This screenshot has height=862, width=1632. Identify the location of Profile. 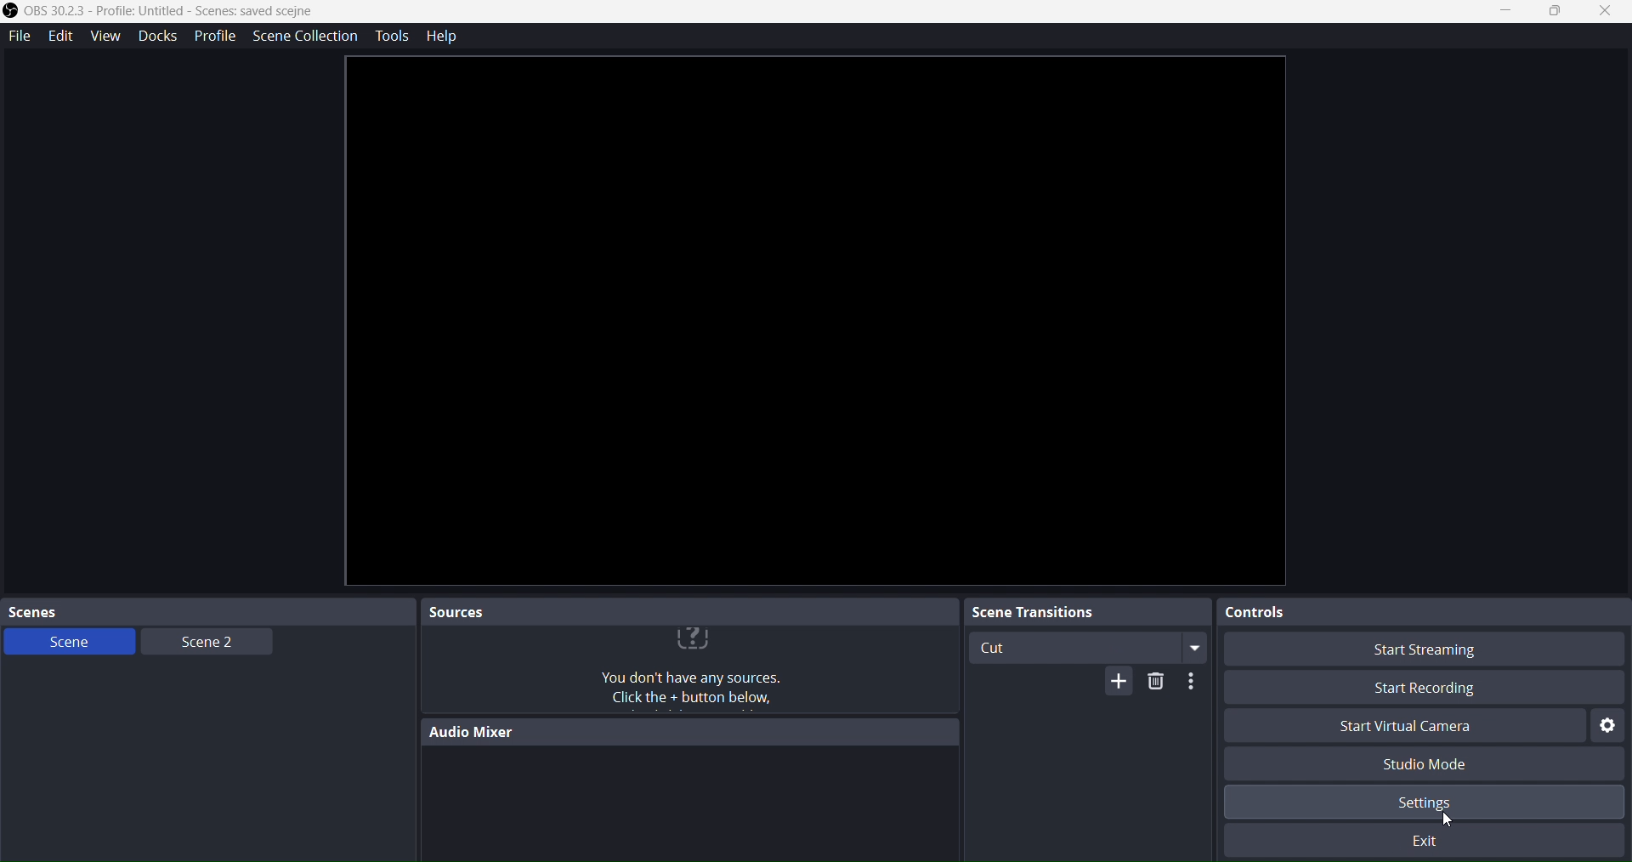
(215, 36).